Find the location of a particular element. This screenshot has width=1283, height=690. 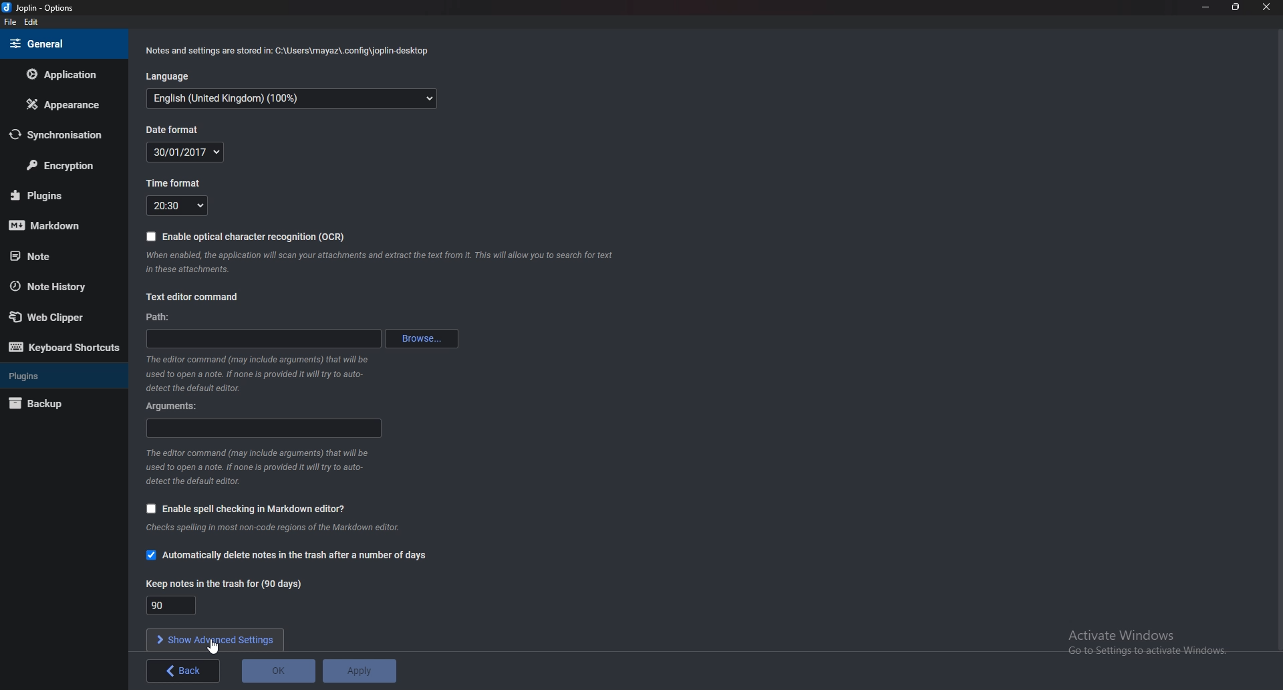

Scroll bar is located at coordinates (1279, 340).